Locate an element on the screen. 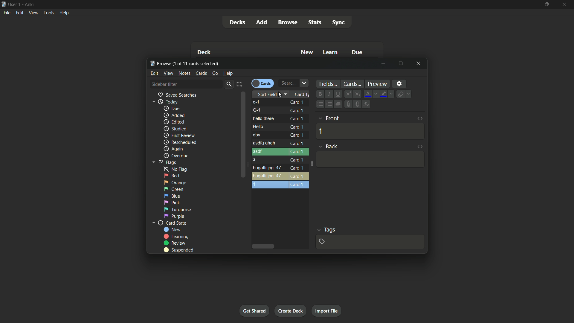 The height and width of the screenshot is (323, 574). flags is located at coordinates (167, 163).